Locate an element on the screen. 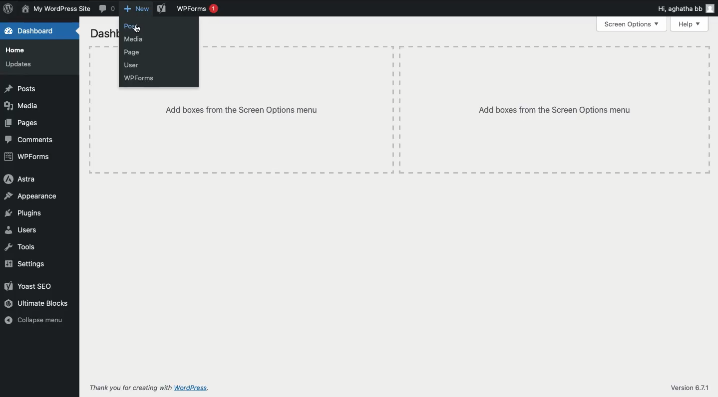  Appearance is located at coordinates (35, 197).